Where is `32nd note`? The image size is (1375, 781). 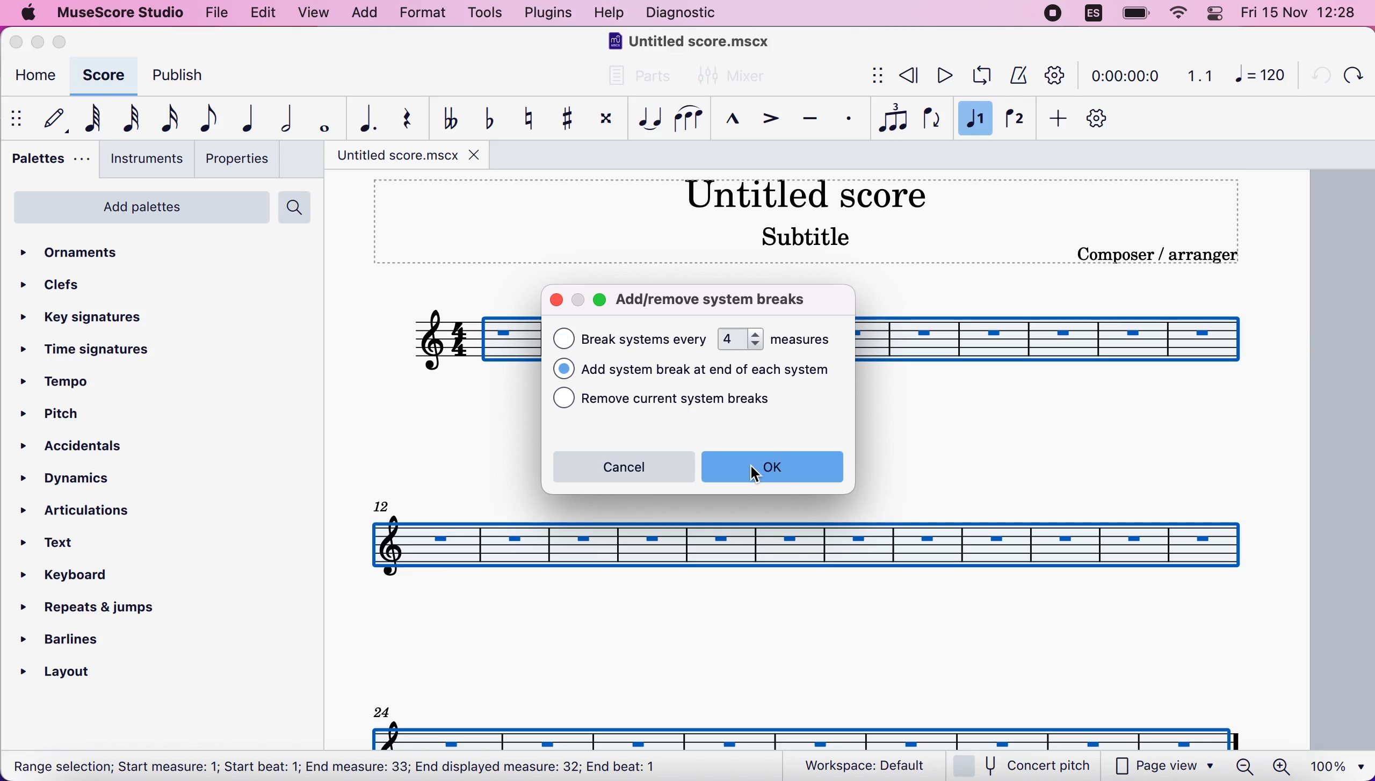
32nd note is located at coordinates (132, 118).